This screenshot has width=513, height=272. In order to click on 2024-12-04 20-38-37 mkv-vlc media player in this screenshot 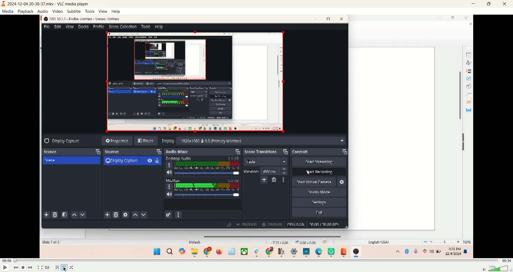, I will do `click(53, 4)`.